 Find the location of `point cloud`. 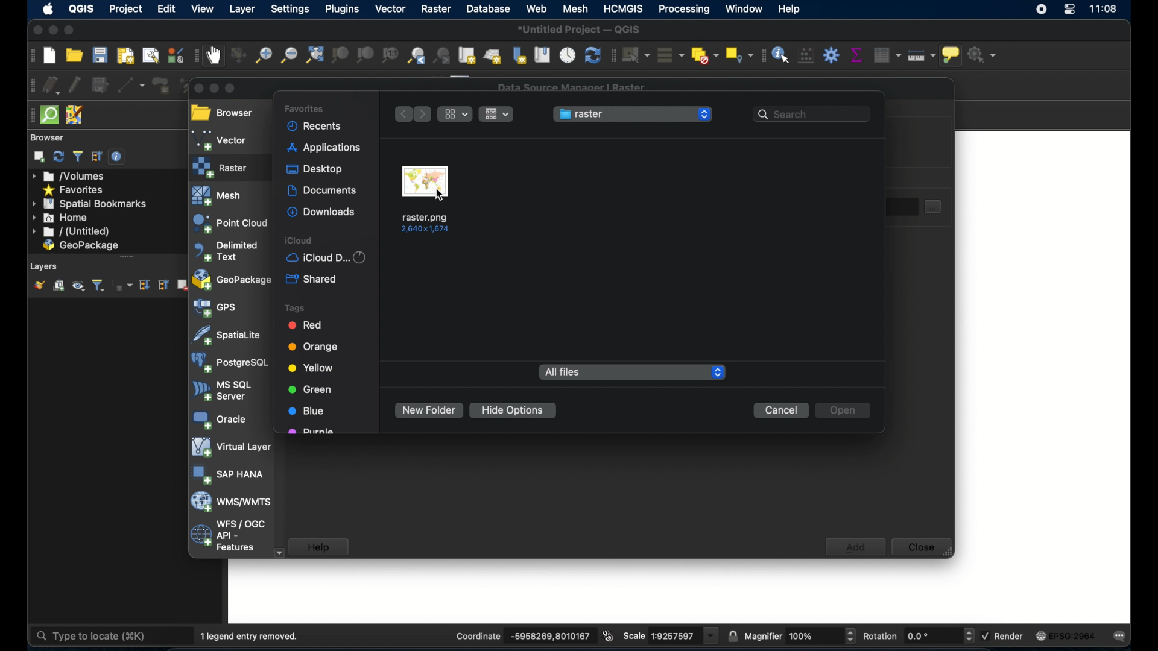

point cloud is located at coordinates (229, 224).